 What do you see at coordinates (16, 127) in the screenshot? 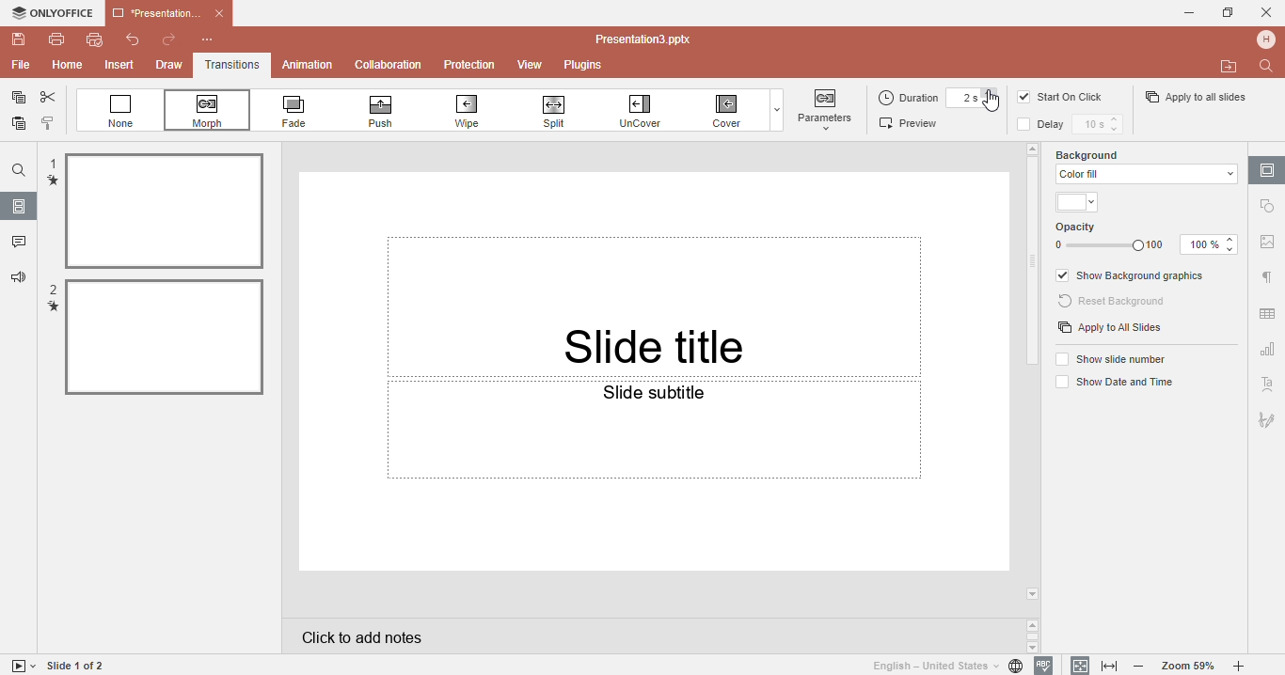
I see `Paste` at bounding box center [16, 127].